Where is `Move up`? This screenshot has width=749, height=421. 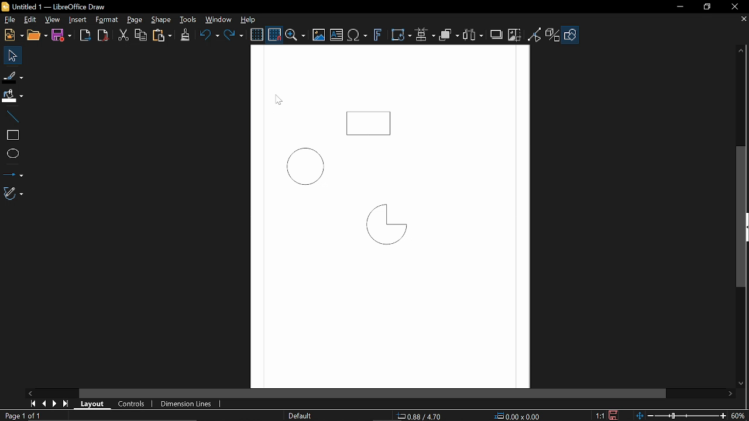
Move up is located at coordinates (742, 49).